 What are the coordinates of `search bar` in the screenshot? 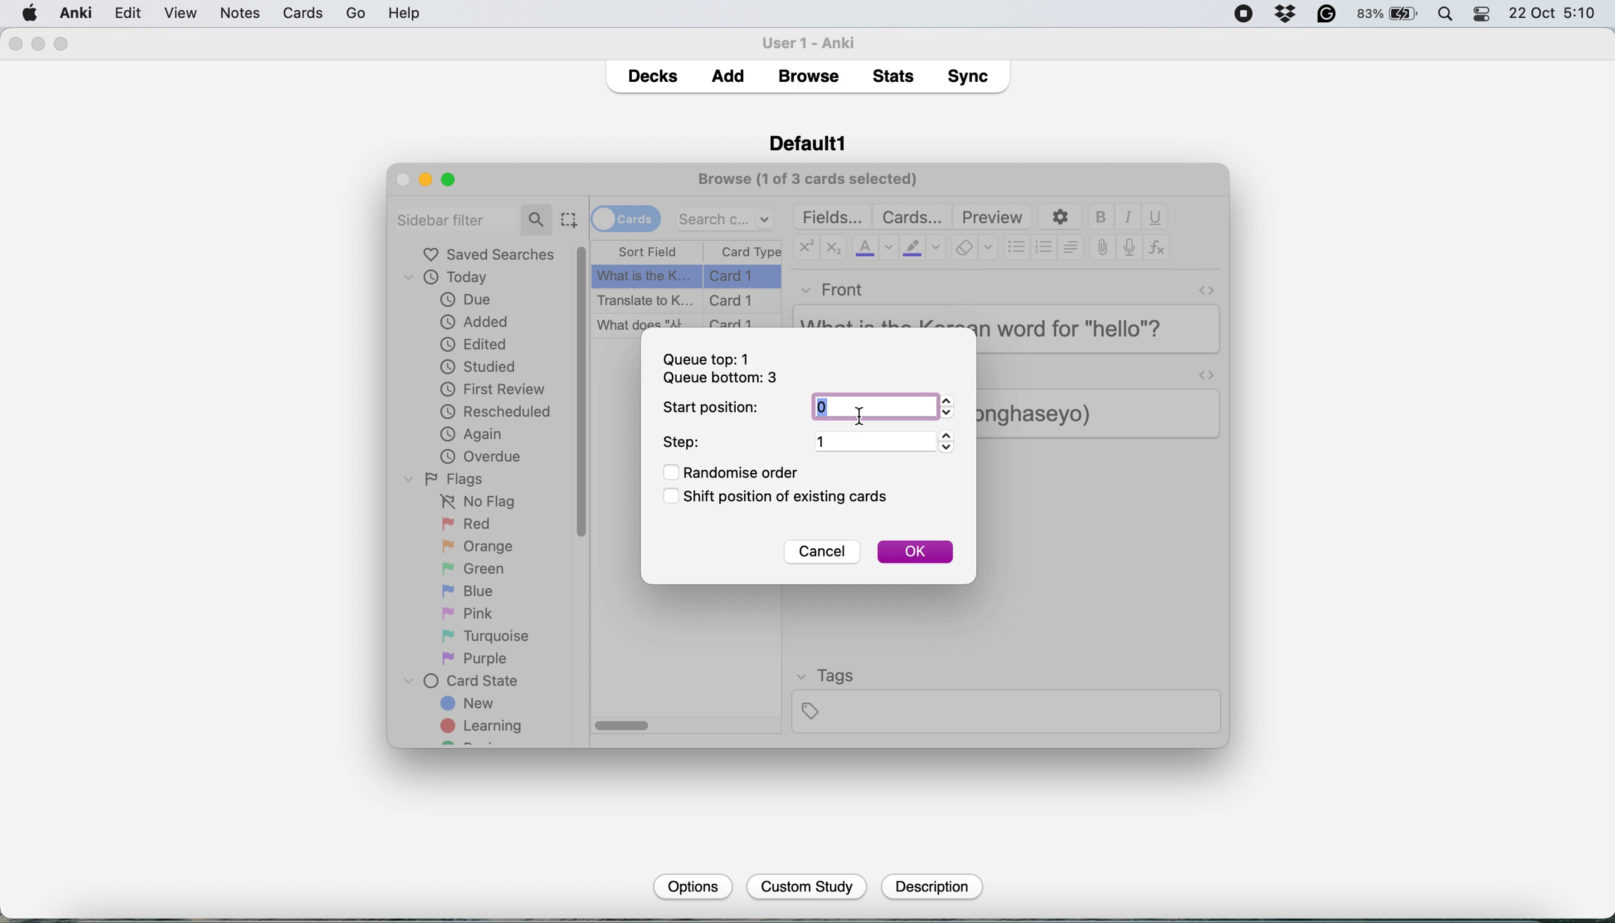 It's located at (474, 218).